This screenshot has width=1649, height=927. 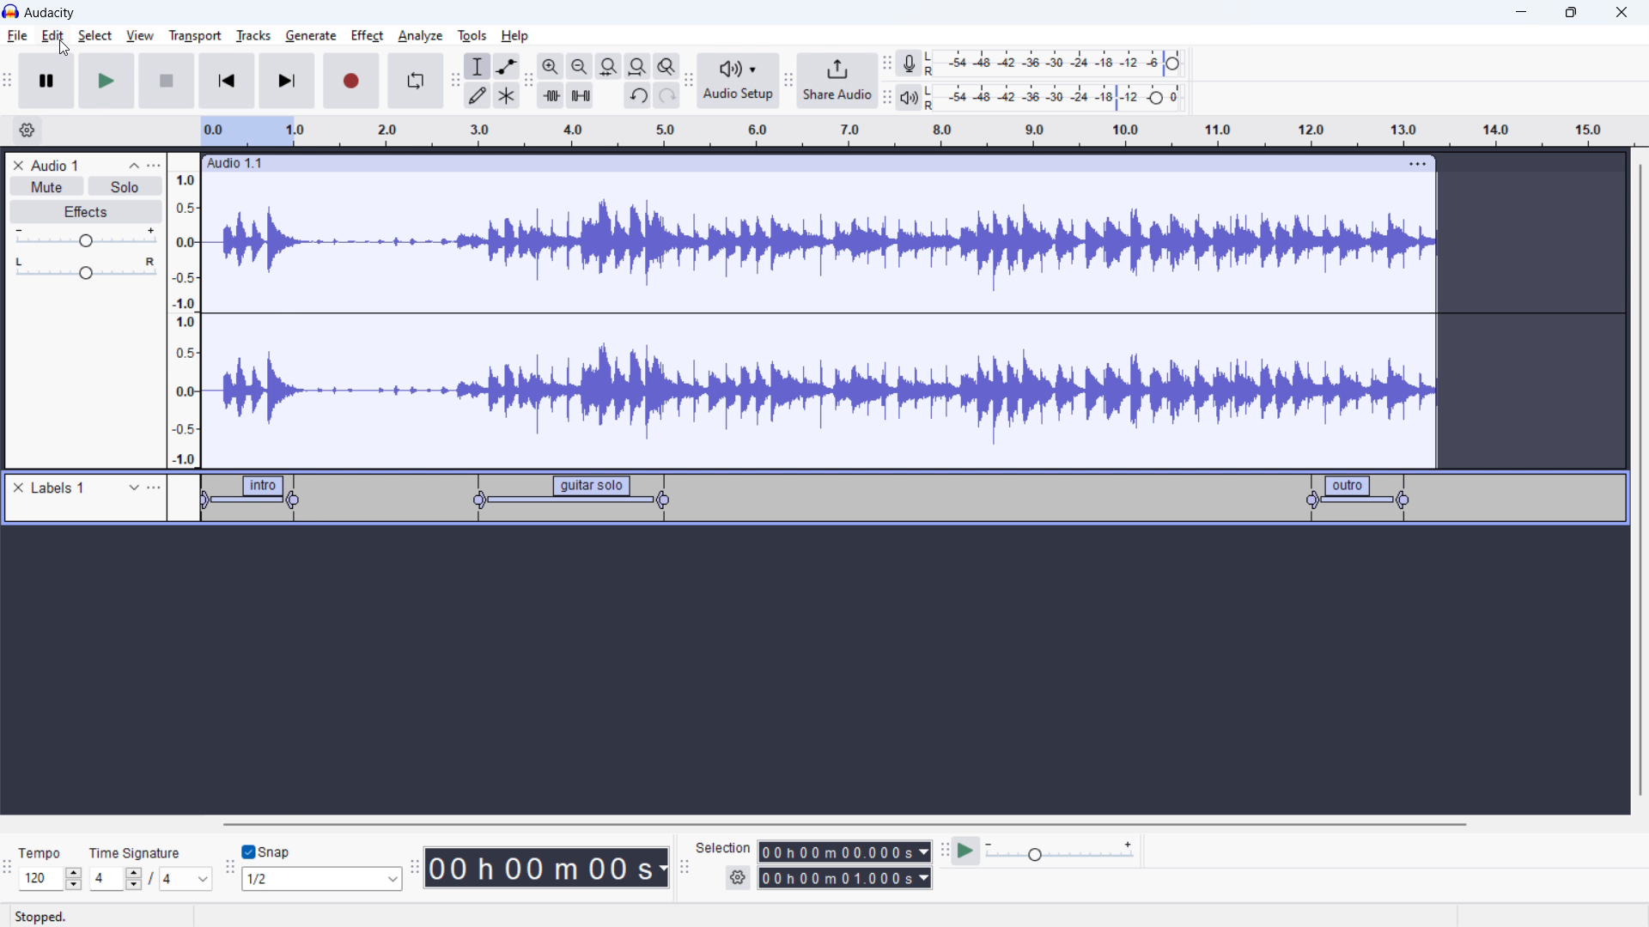 I want to click on solo, so click(x=125, y=186).